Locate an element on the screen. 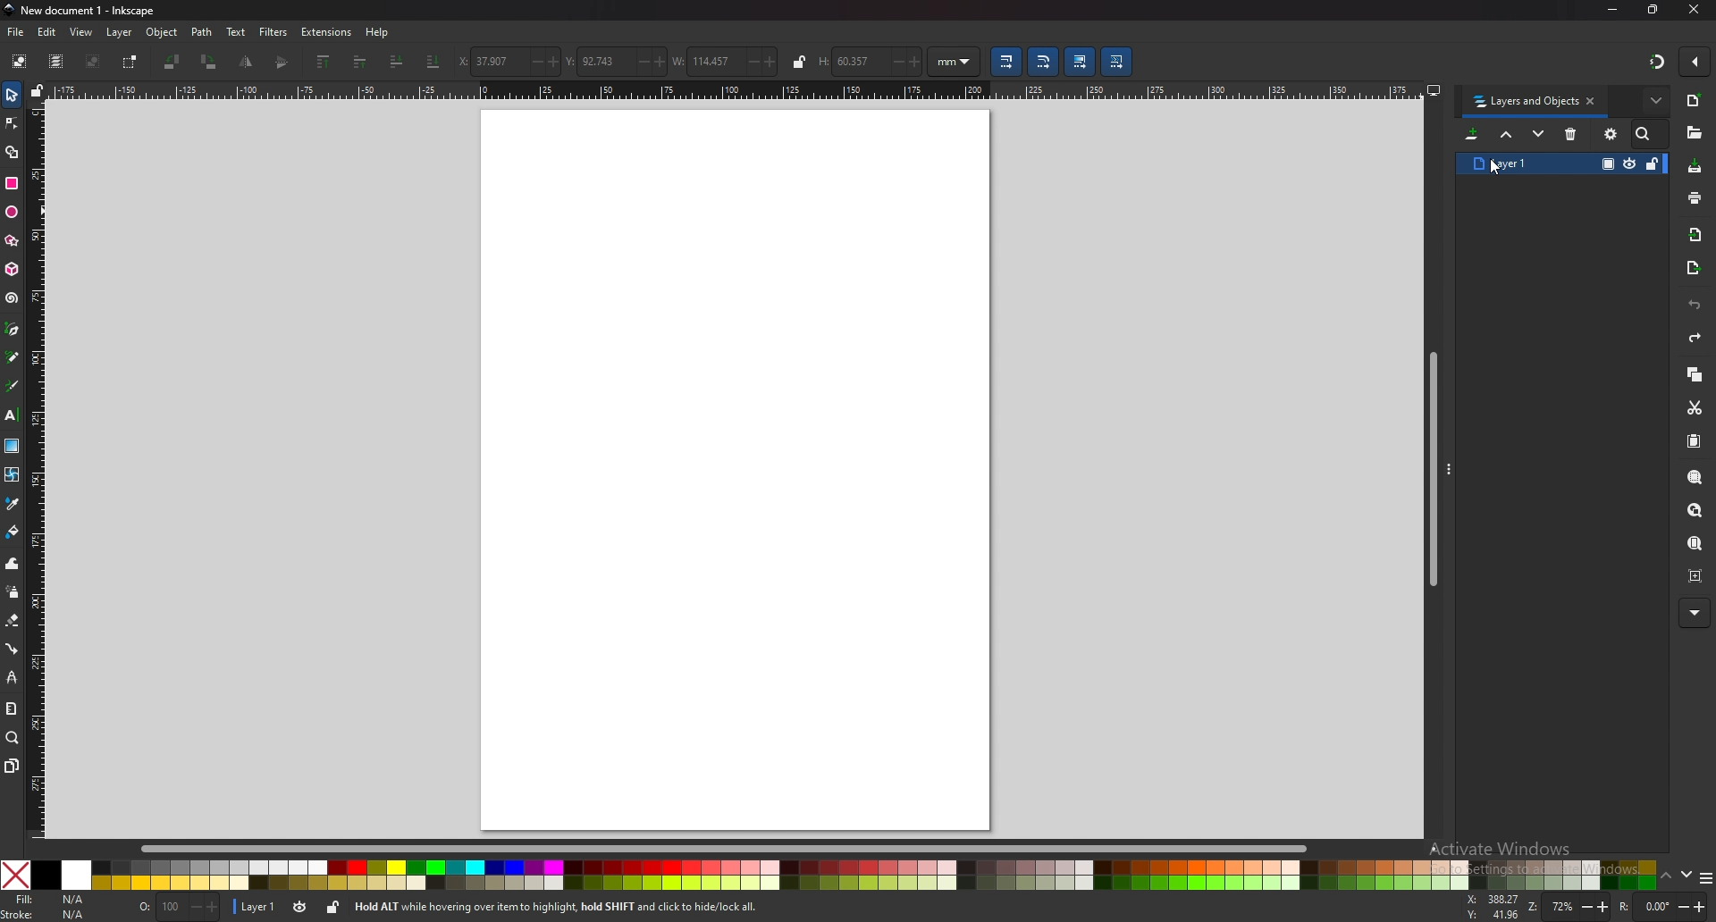 This screenshot has height=922, width=1716. import is located at coordinates (1695, 234).